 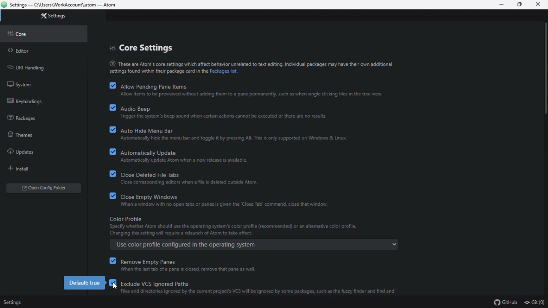 I want to click on checkbox, so click(x=109, y=195).